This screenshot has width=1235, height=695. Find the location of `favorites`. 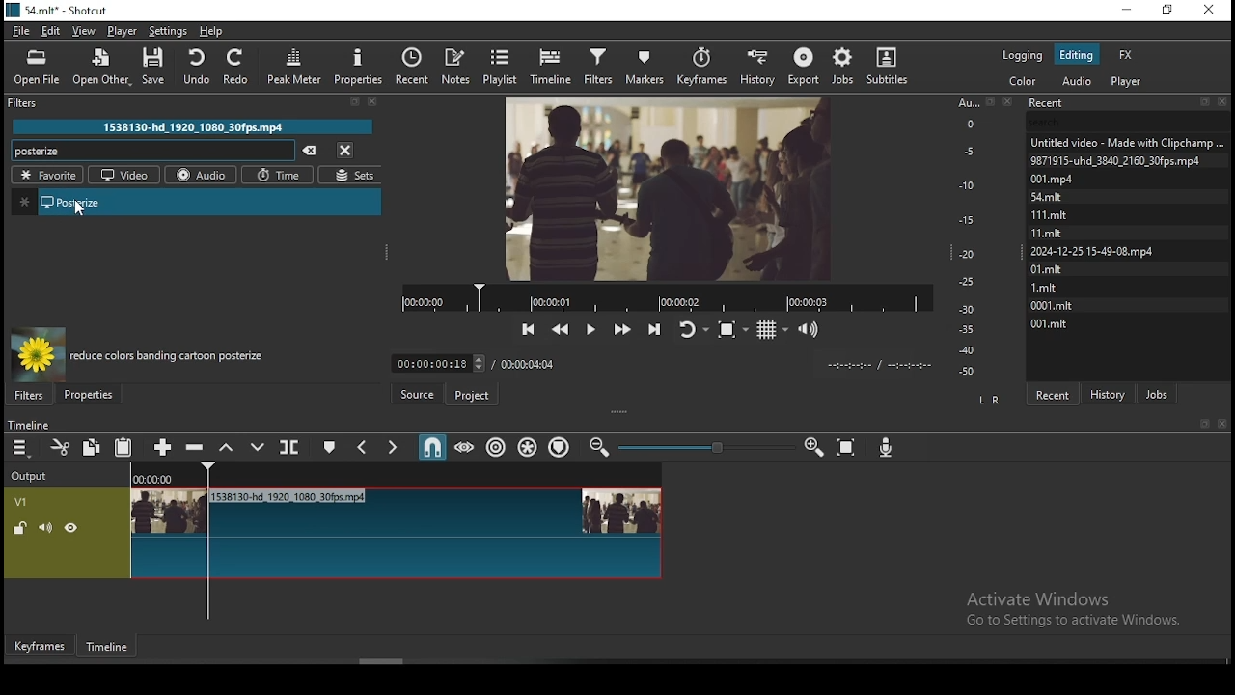

favorites is located at coordinates (49, 176).